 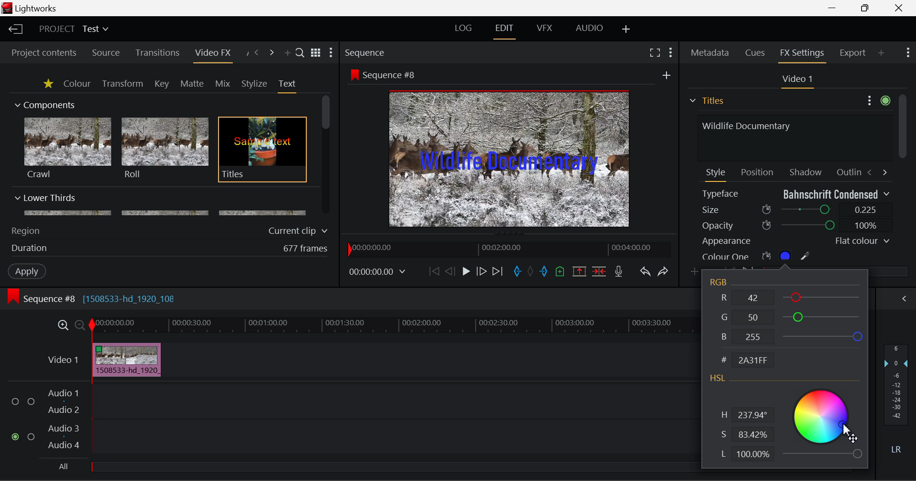 What do you see at coordinates (750, 361) in the screenshot?
I see `Code` at bounding box center [750, 361].